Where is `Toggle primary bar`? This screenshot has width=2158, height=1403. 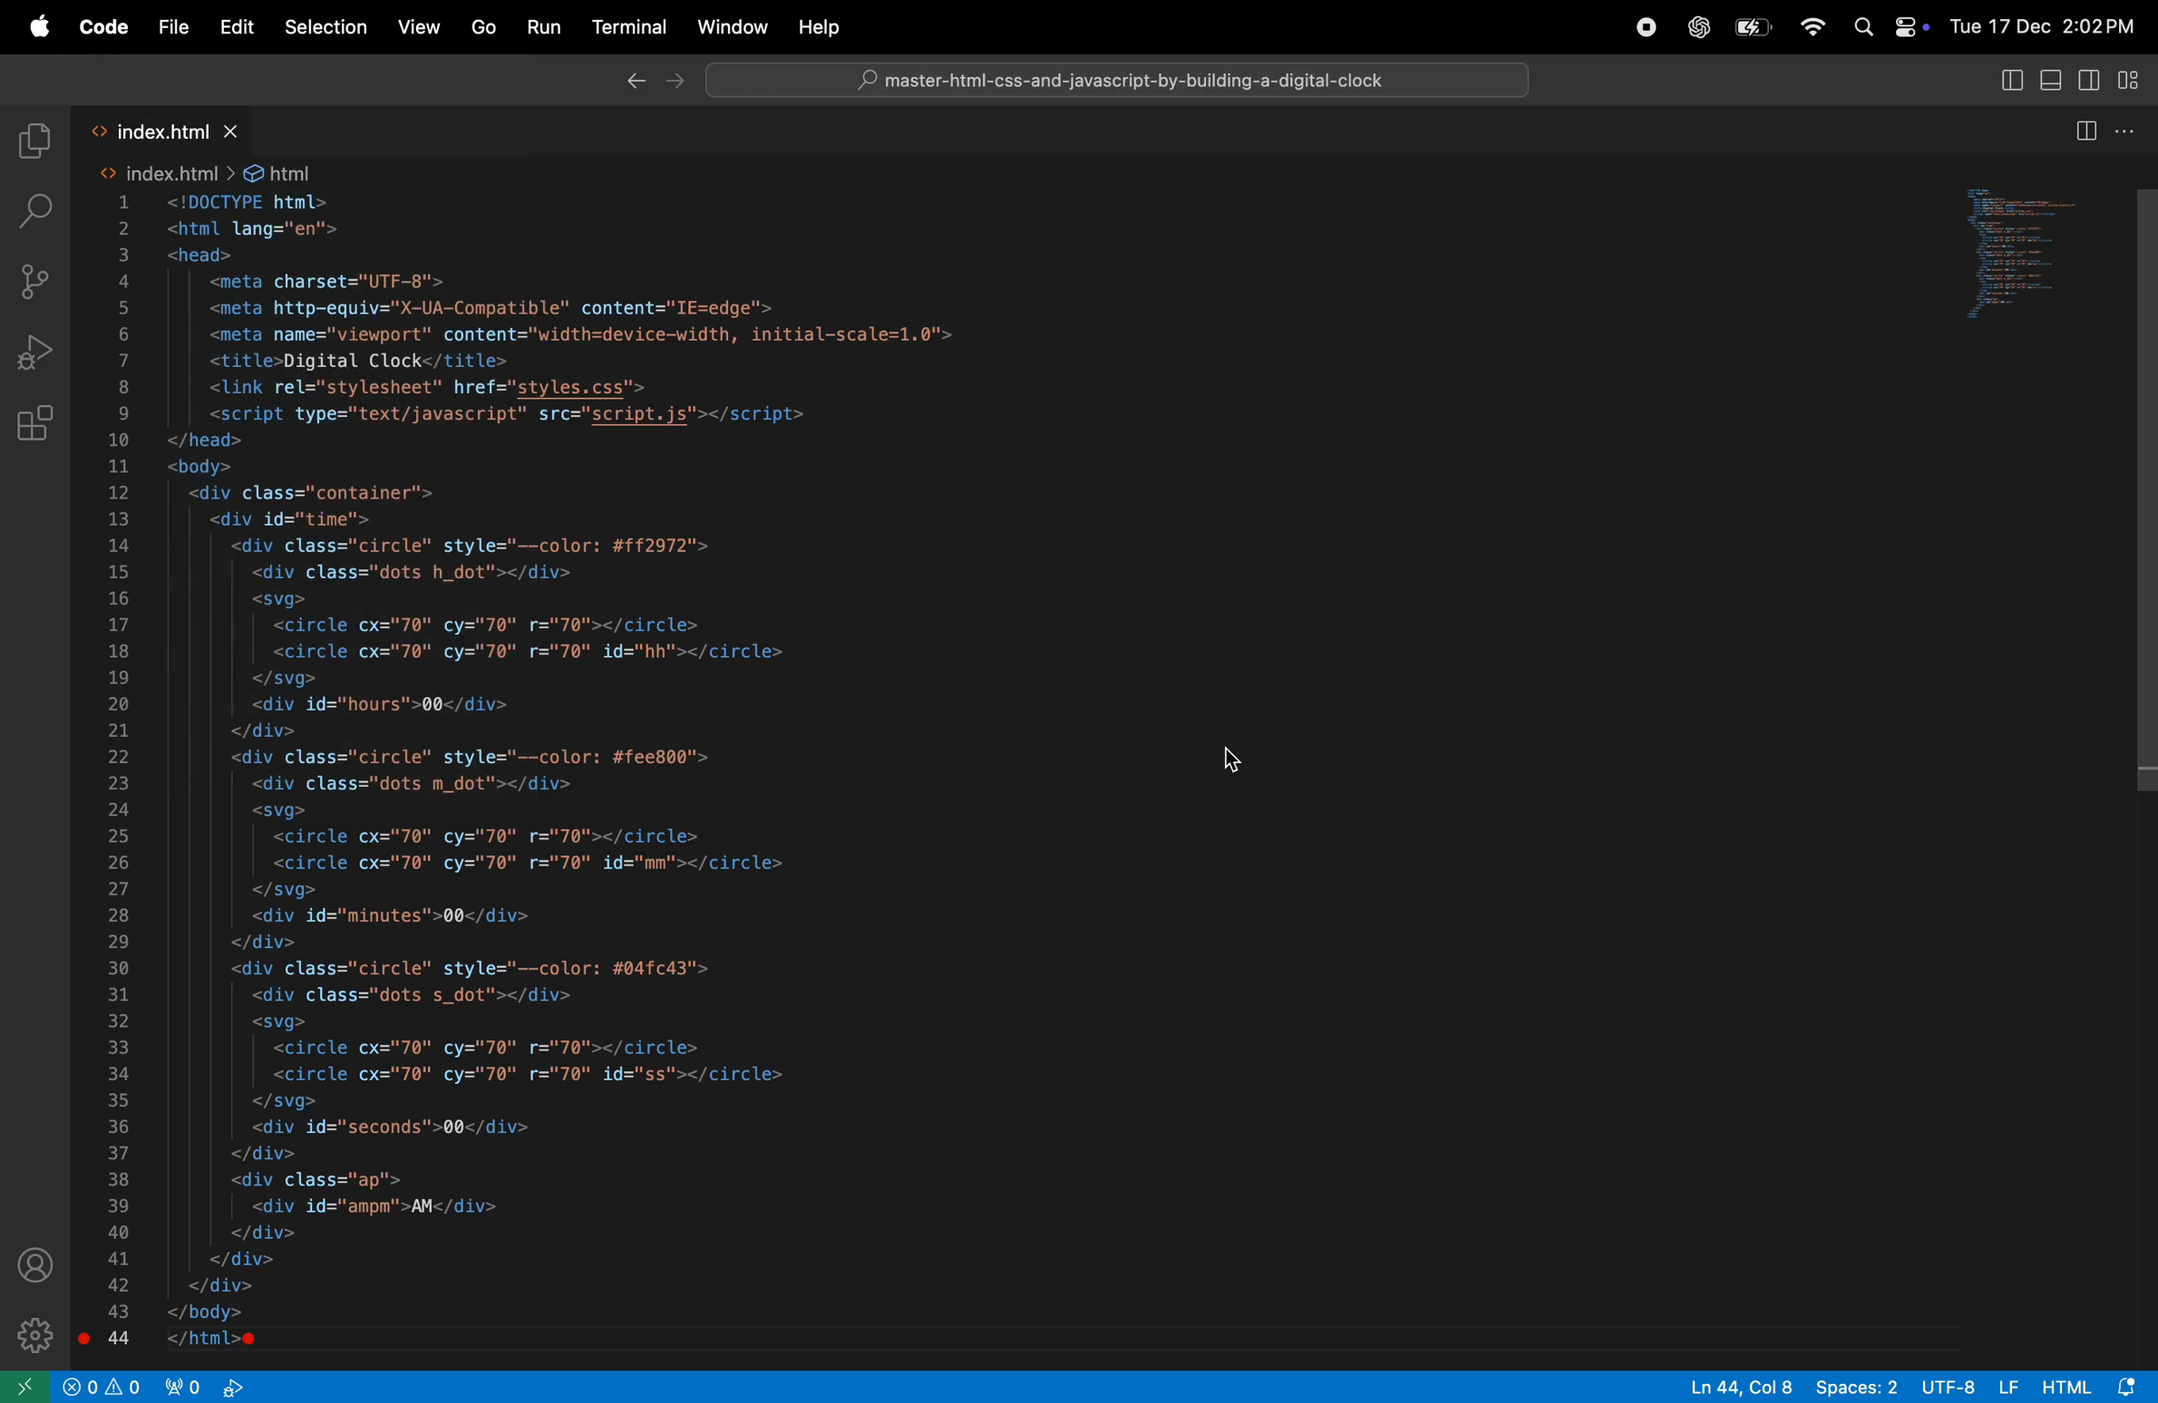 Toggle primary bar is located at coordinates (2132, 81).